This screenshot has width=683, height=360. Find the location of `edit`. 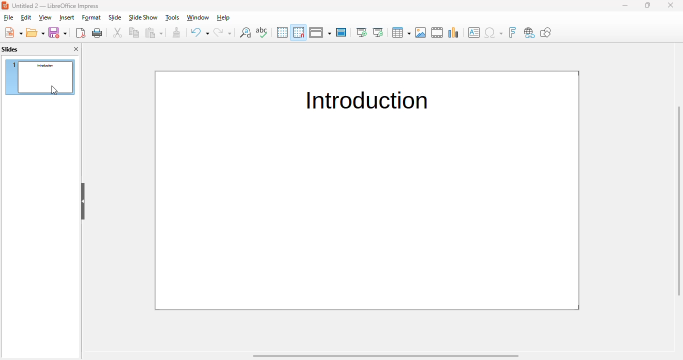

edit is located at coordinates (26, 17).